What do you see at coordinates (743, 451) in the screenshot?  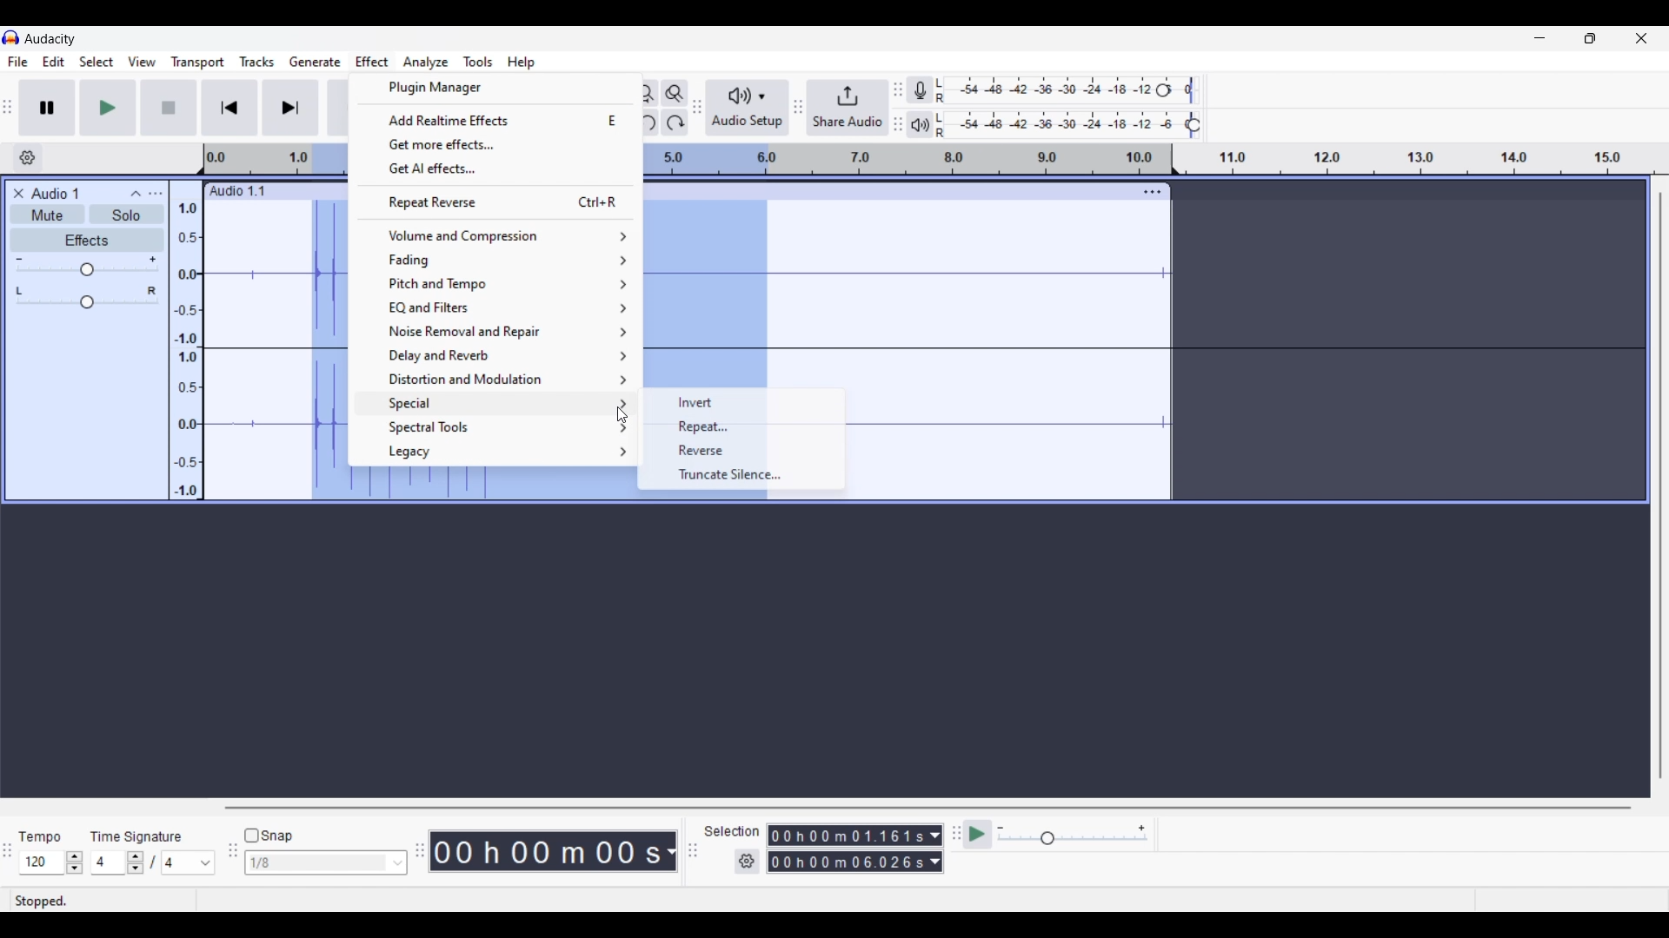 I see `Reverse ` at bounding box center [743, 451].